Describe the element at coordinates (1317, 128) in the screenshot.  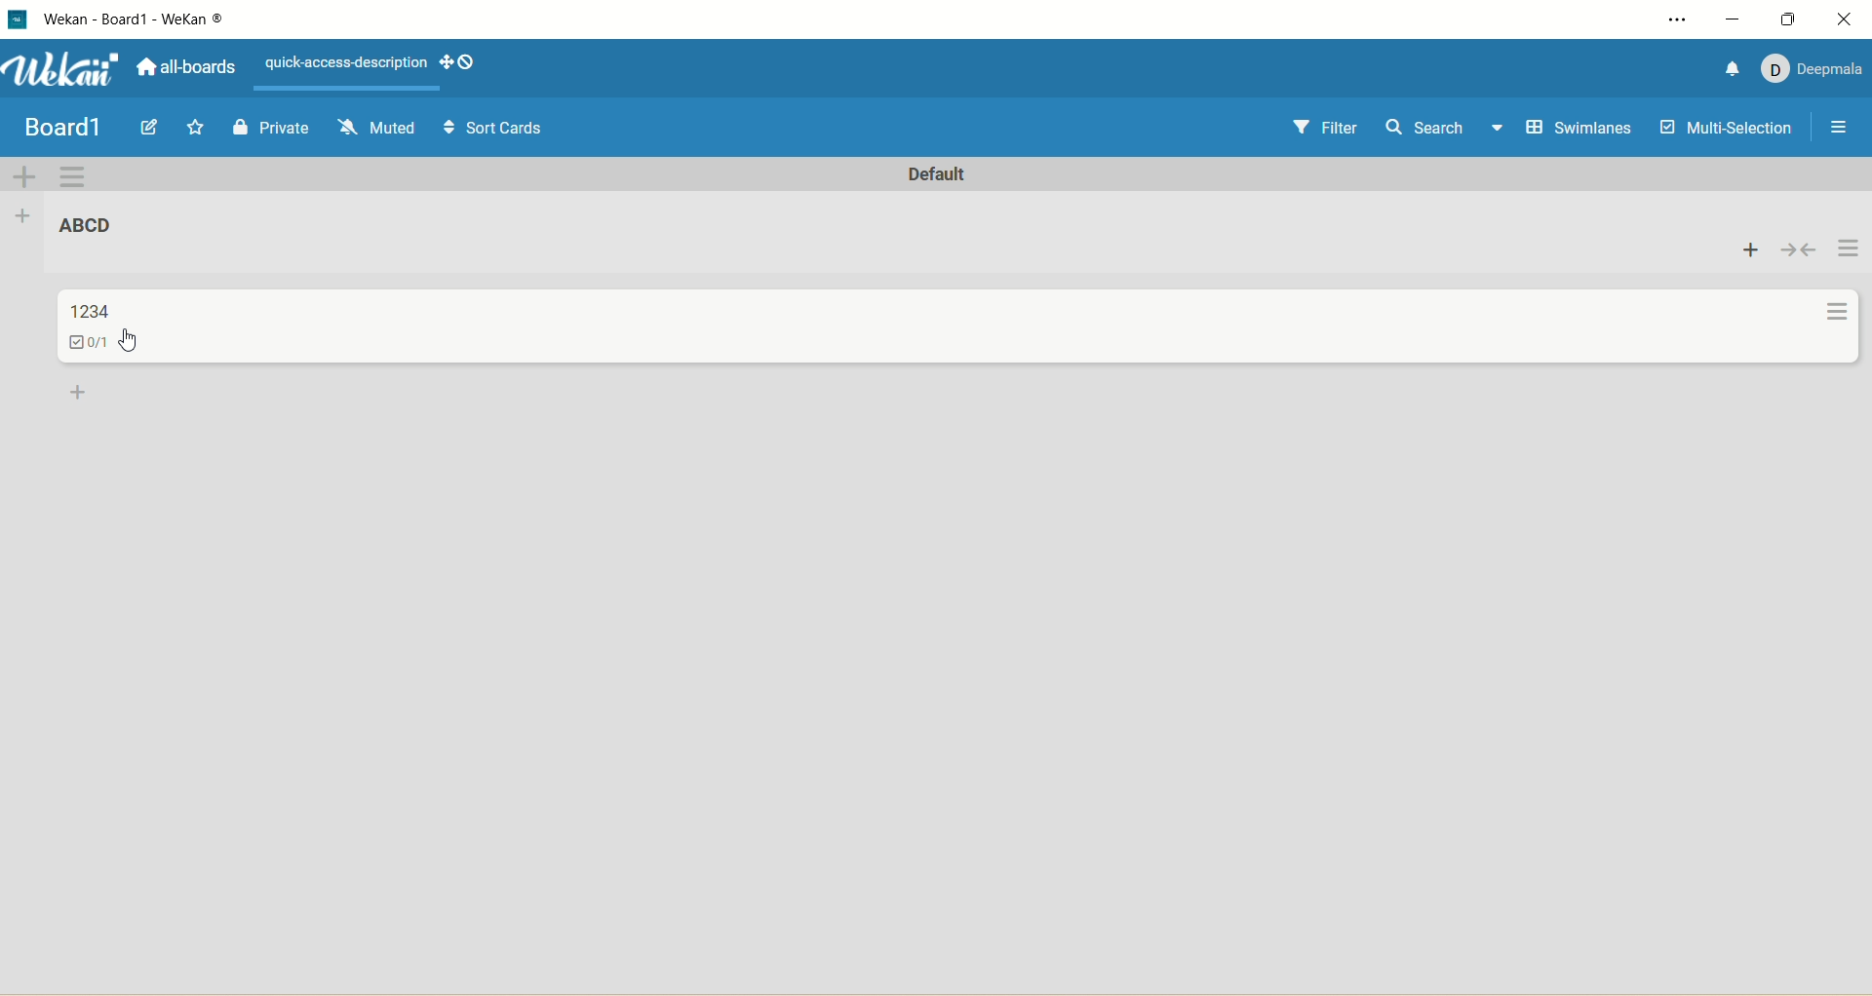
I see `filter` at that location.